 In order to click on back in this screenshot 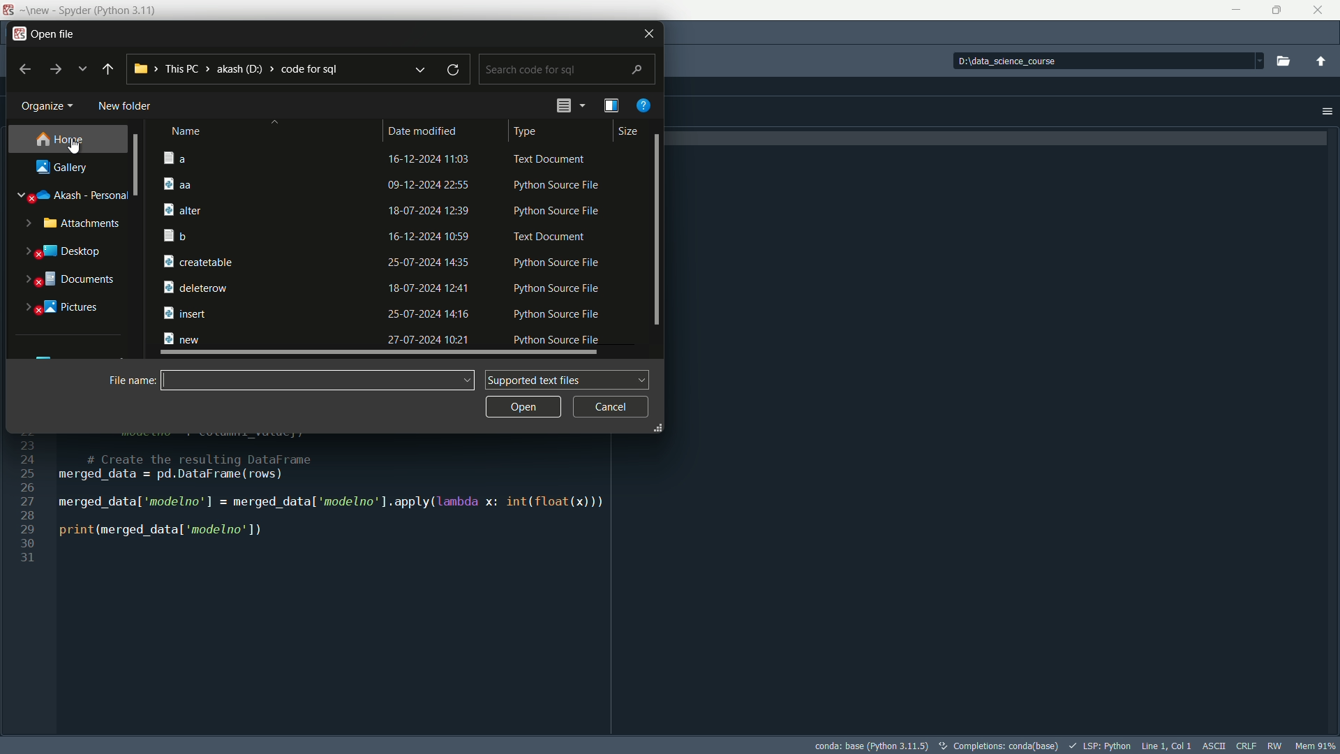, I will do `click(107, 70)`.